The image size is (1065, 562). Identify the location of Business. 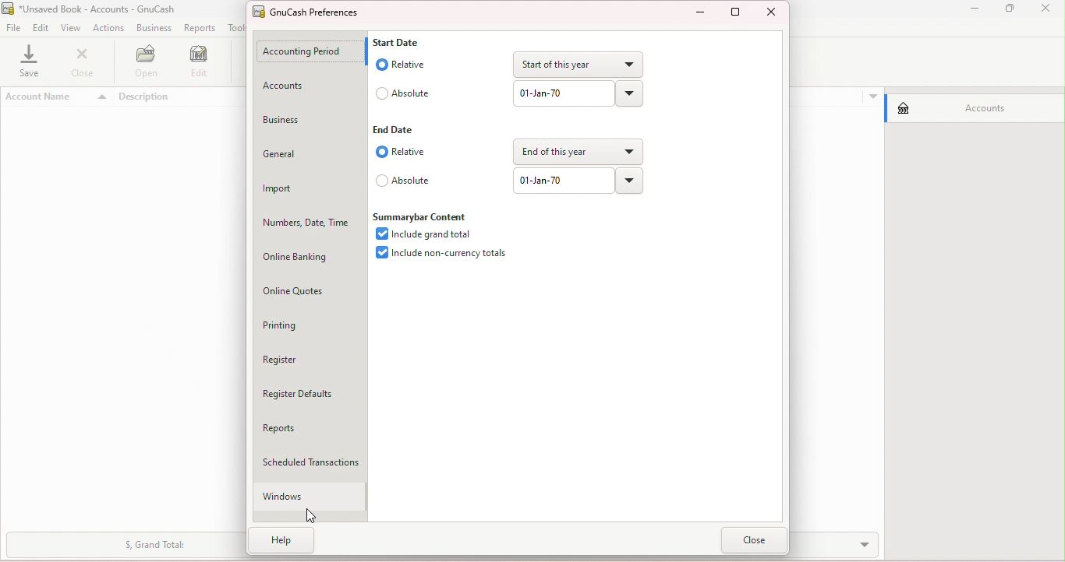
(307, 117).